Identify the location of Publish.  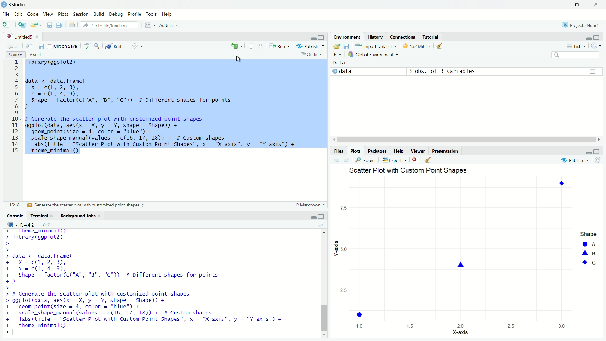
(575, 160).